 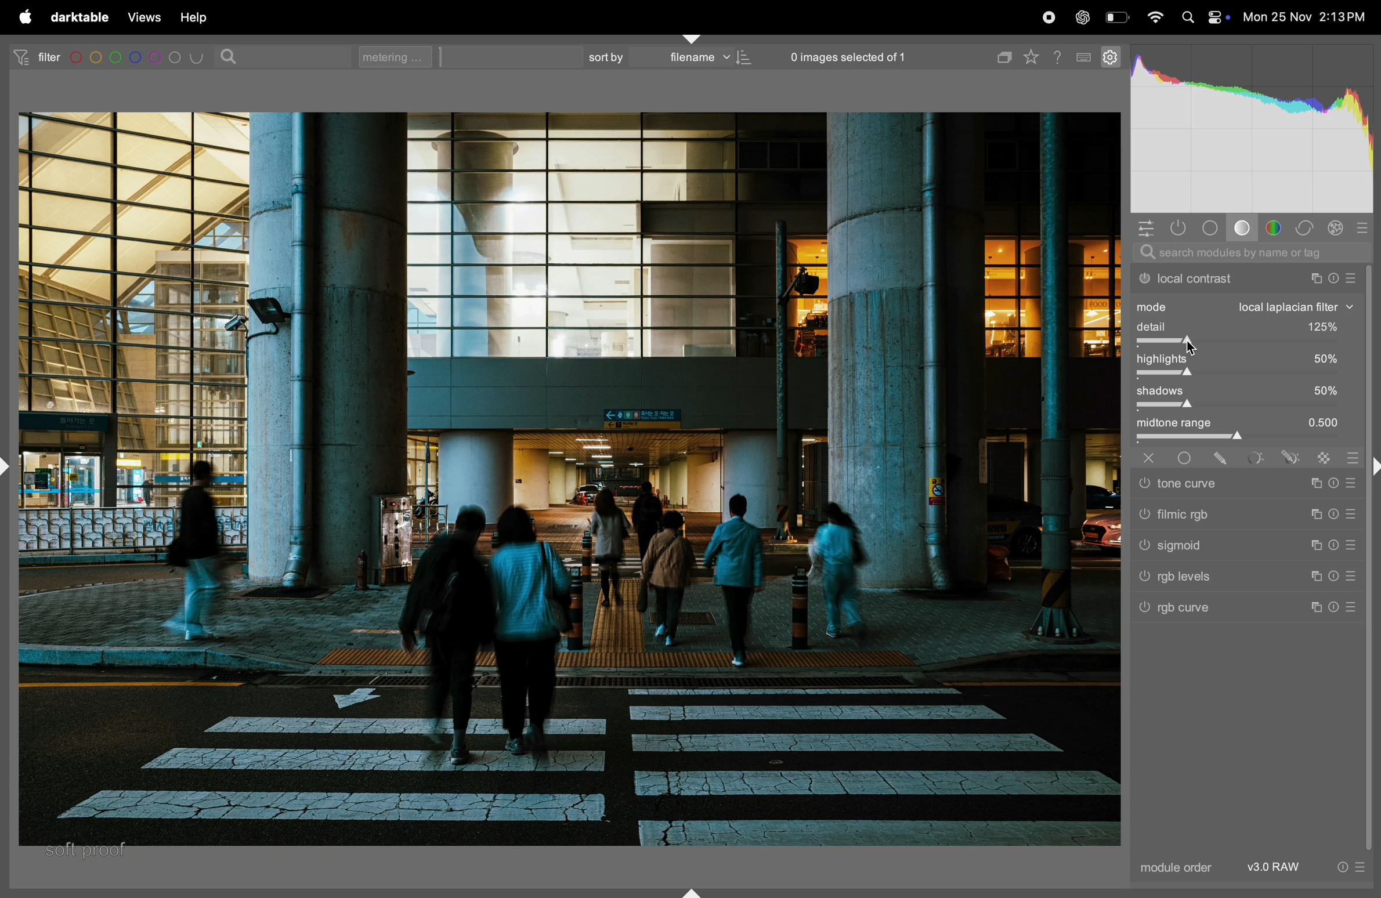 What do you see at coordinates (1109, 56) in the screenshot?
I see `settings` at bounding box center [1109, 56].